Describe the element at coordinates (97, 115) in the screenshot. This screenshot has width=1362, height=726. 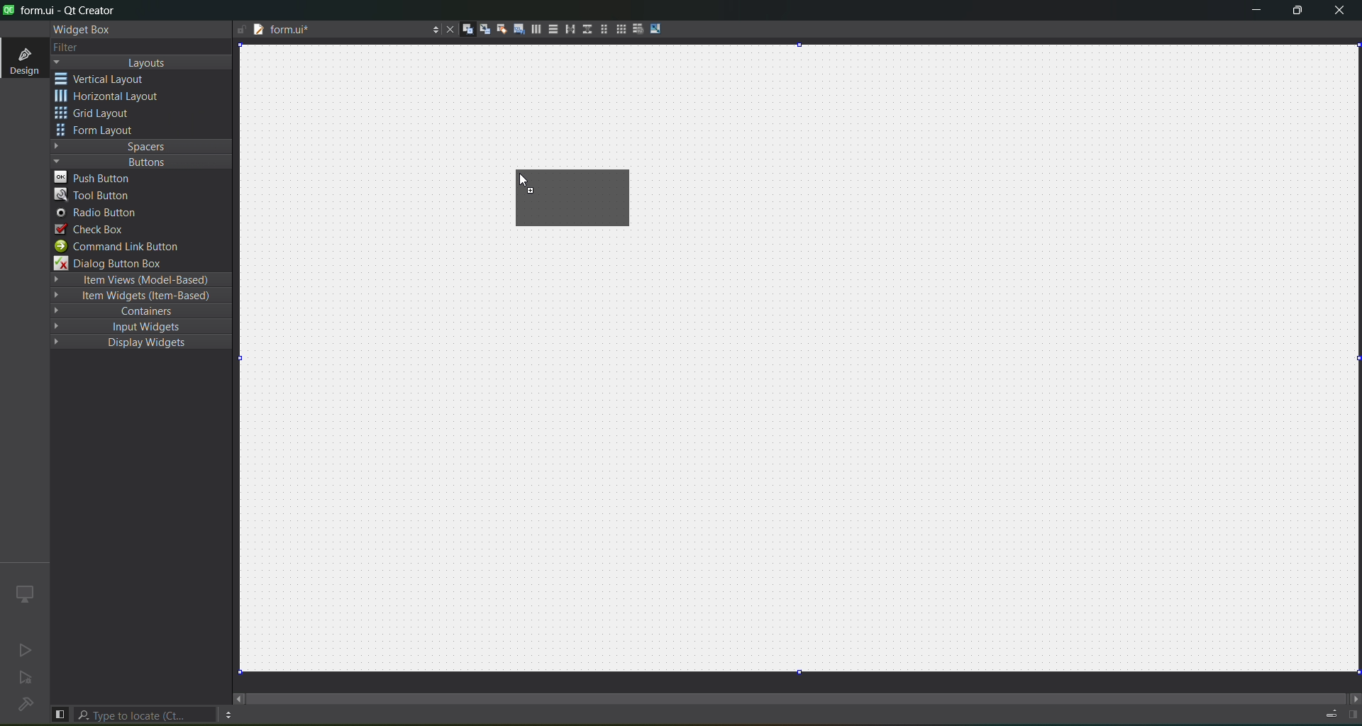
I see `grid layout` at that location.